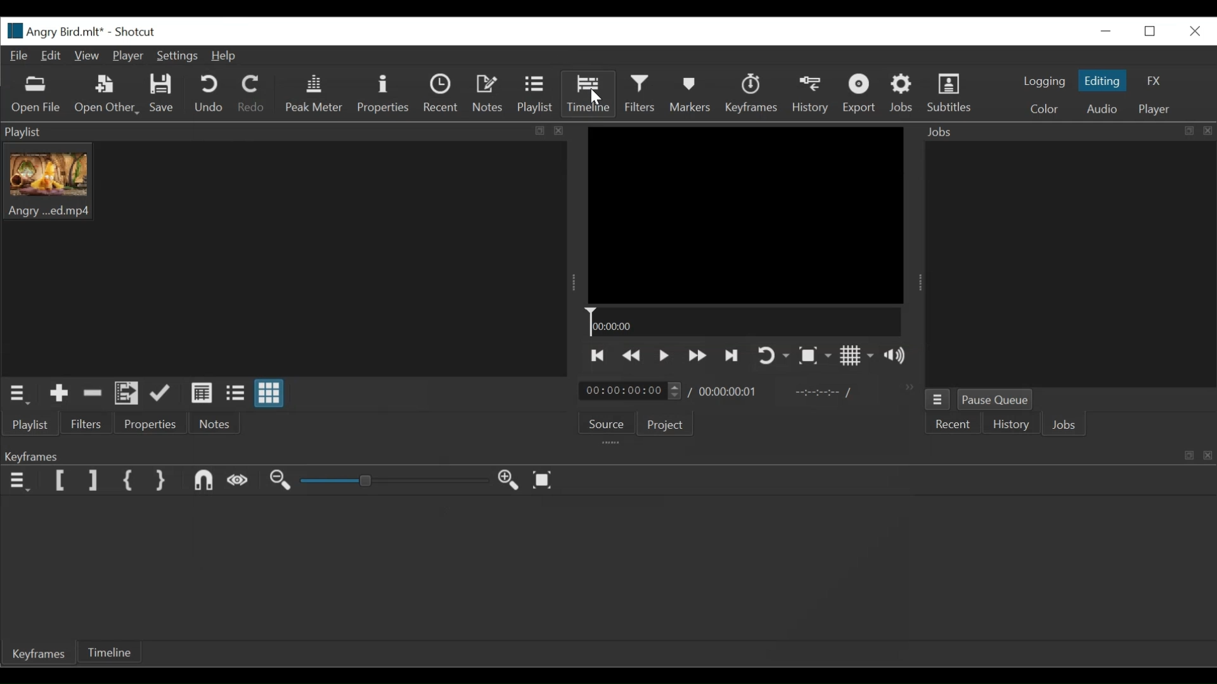 Image resolution: width=1217 pixels, height=684 pixels. I want to click on Scrub while dragging, so click(237, 481).